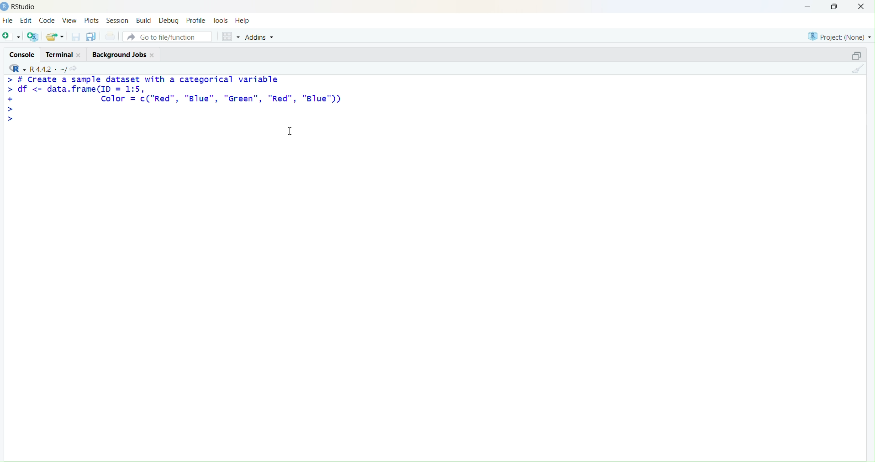  I want to click on > # Create a sample dataset with a categorical variable

> df <- data.frame(ID = 1:5,

+ color = c("Red", "Blue", "Green", "Red", "Blue"))
>

>, so click(174, 100).